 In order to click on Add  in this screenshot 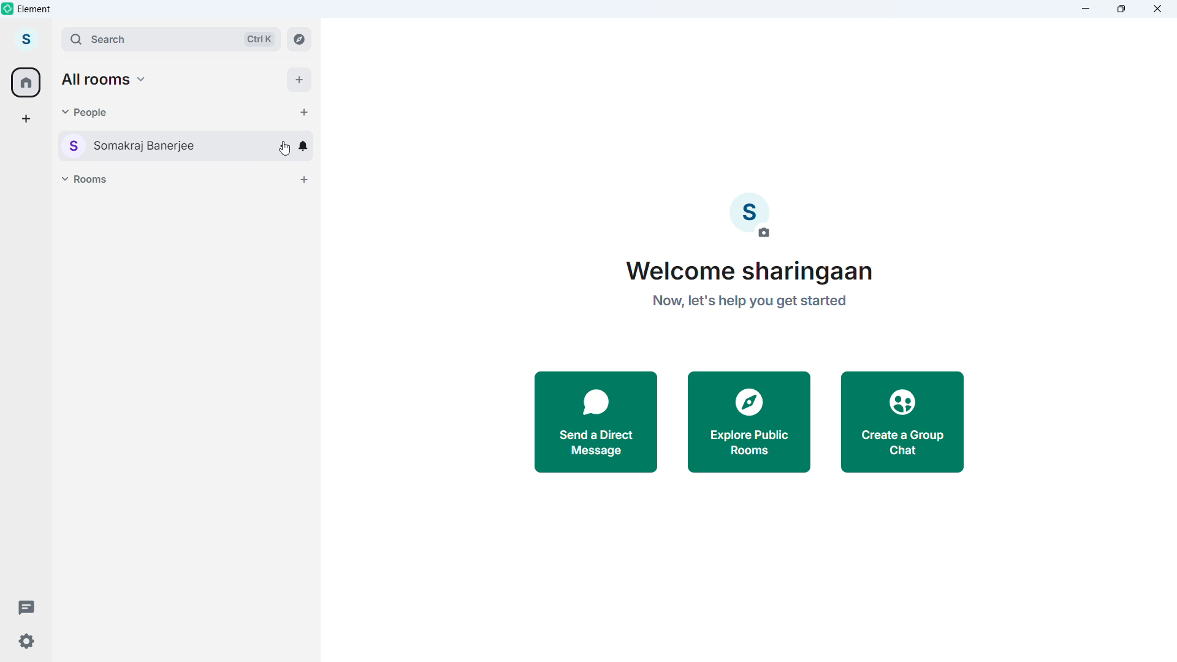, I will do `click(299, 79)`.